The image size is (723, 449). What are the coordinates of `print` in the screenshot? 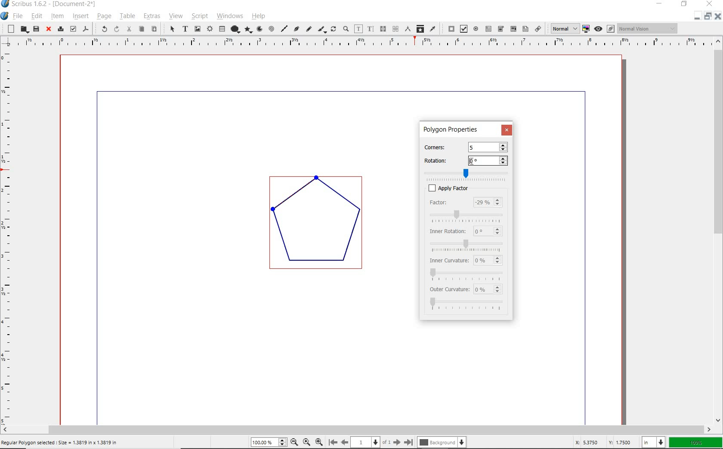 It's located at (60, 29).